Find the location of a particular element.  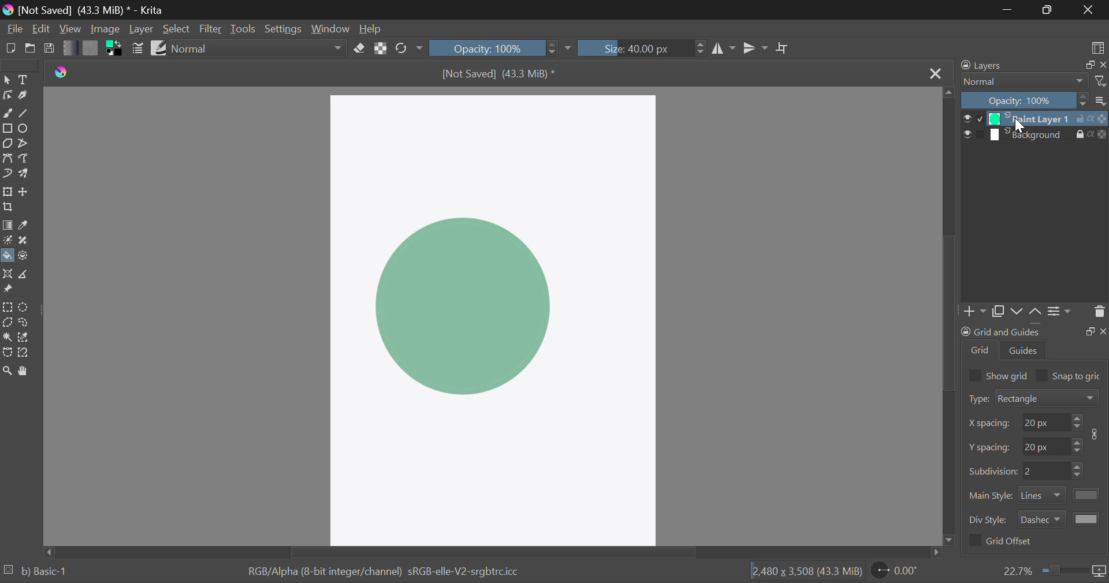

Move Layer is located at coordinates (25, 192).